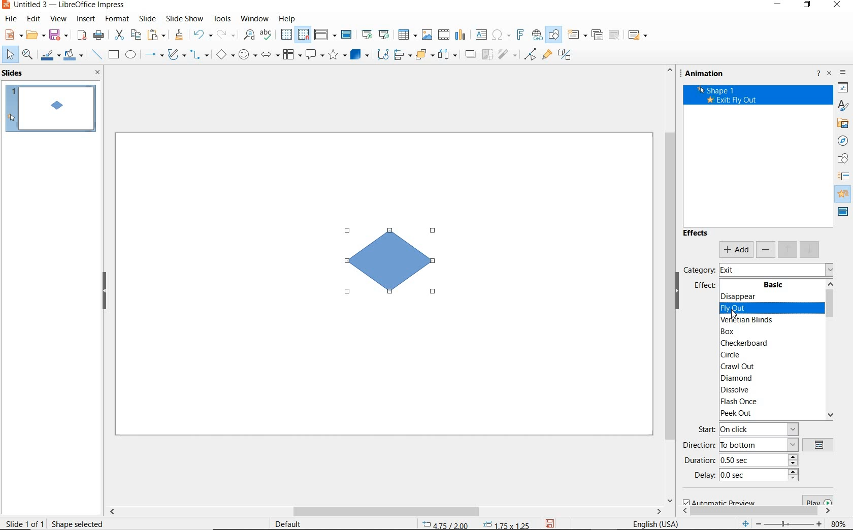 The height and width of the screenshot is (530, 853). Describe the element at coordinates (58, 19) in the screenshot. I see `view` at that location.